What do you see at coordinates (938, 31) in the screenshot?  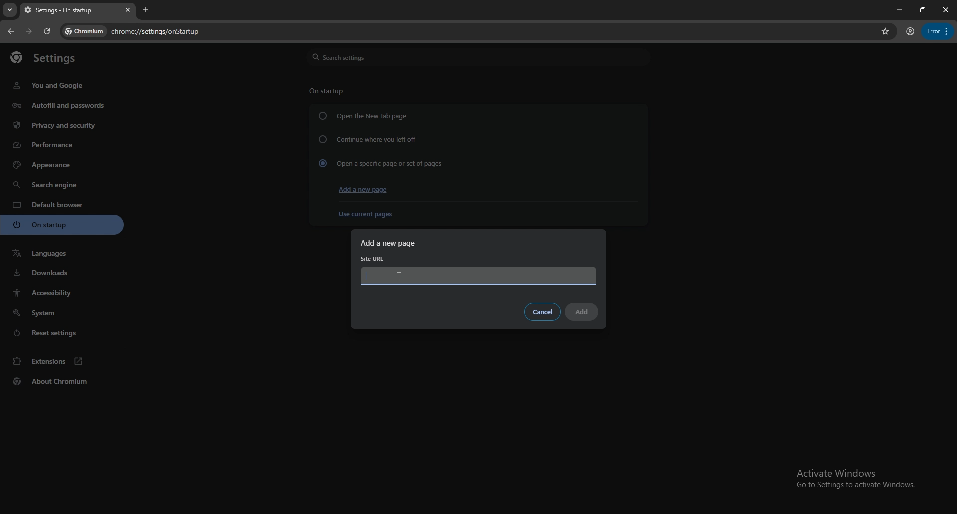 I see `options` at bounding box center [938, 31].